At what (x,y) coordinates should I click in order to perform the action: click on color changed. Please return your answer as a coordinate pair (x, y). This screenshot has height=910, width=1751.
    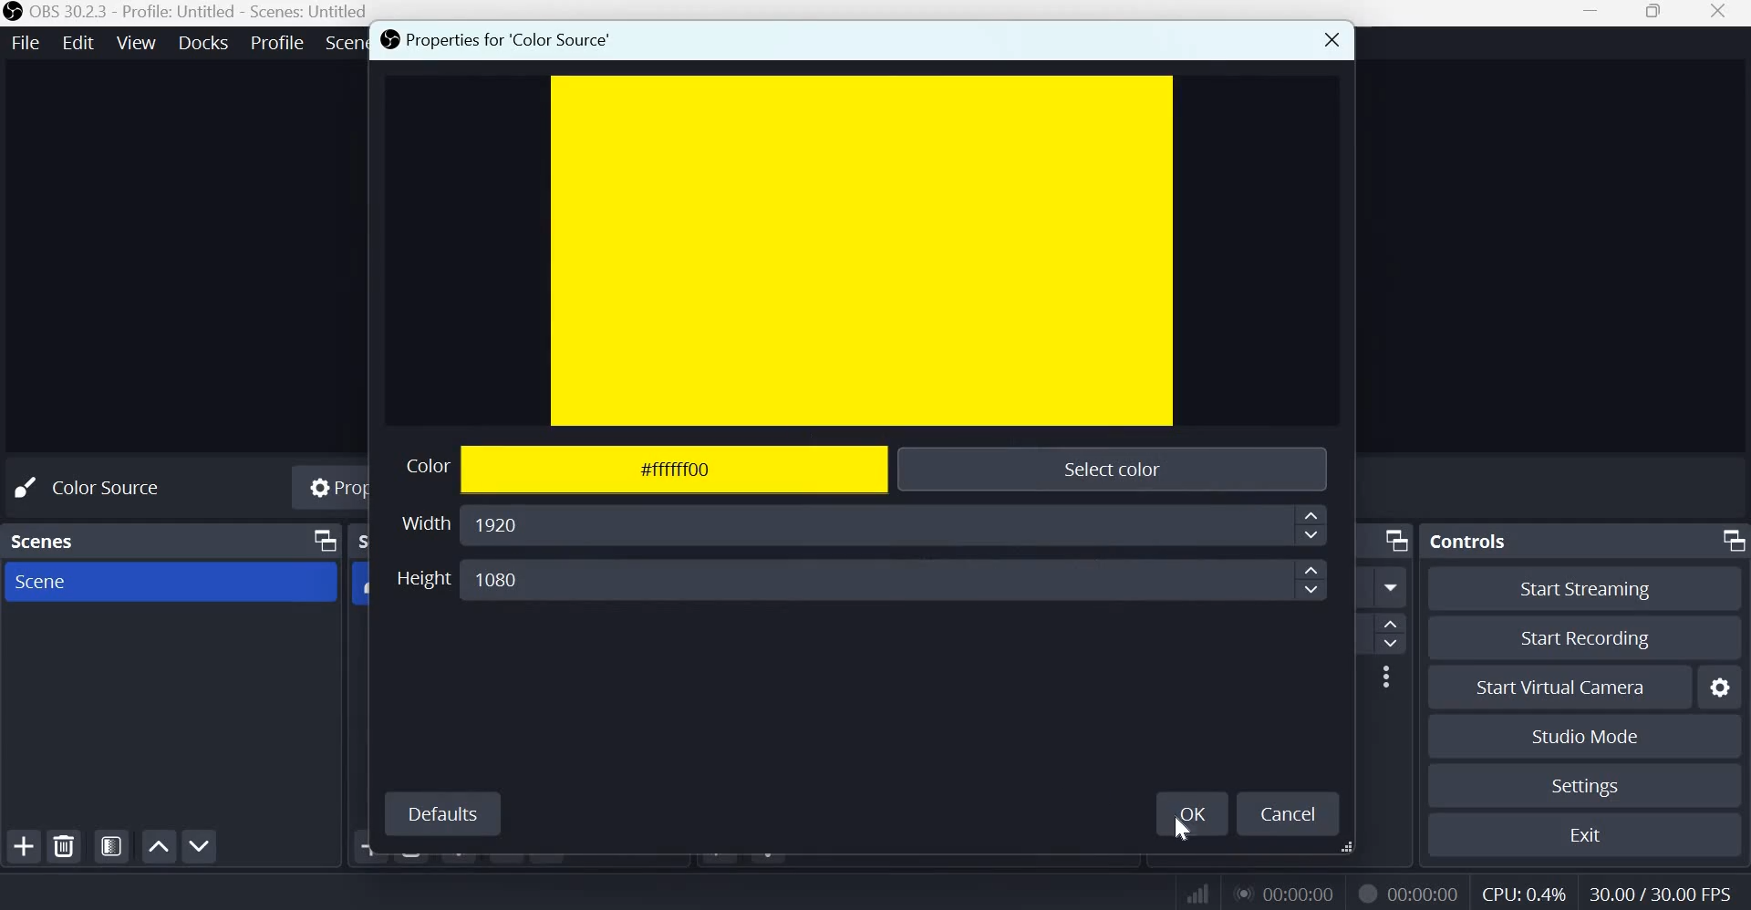
    Looking at the image, I should click on (865, 249).